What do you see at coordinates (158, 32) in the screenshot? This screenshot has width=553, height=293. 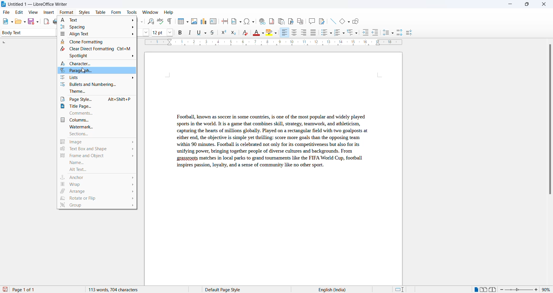 I see `font size` at bounding box center [158, 32].